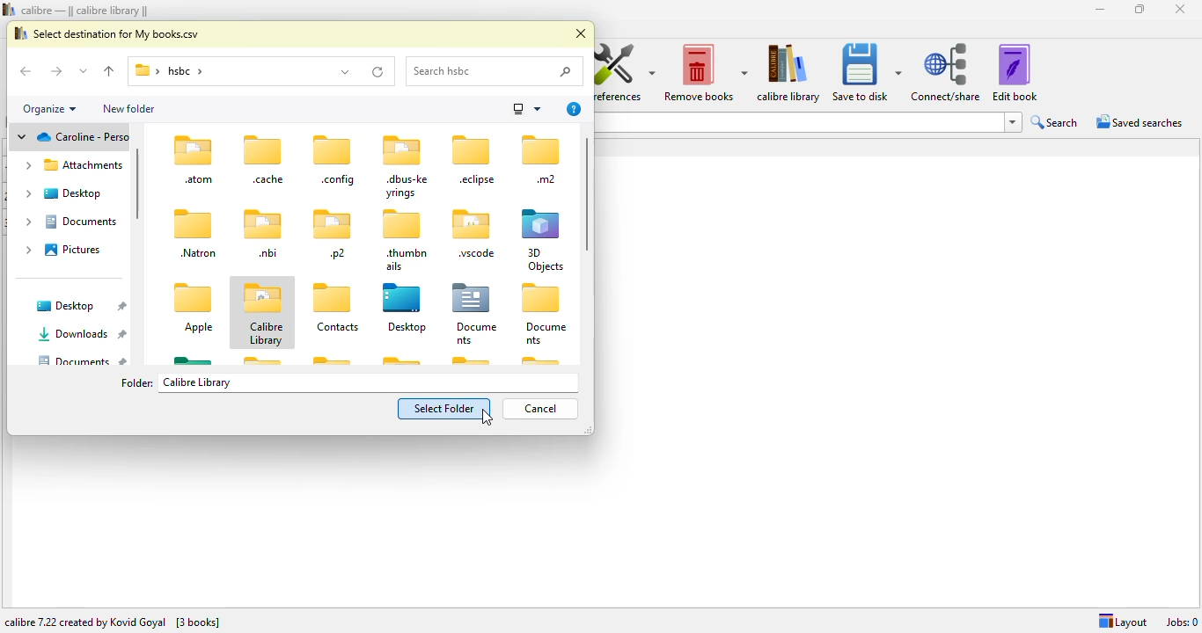  I want to click on previous locations, so click(345, 70).